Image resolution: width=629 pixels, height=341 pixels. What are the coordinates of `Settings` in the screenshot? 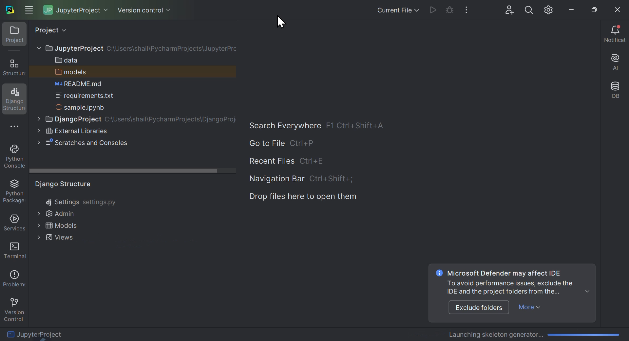 It's located at (550, 10).